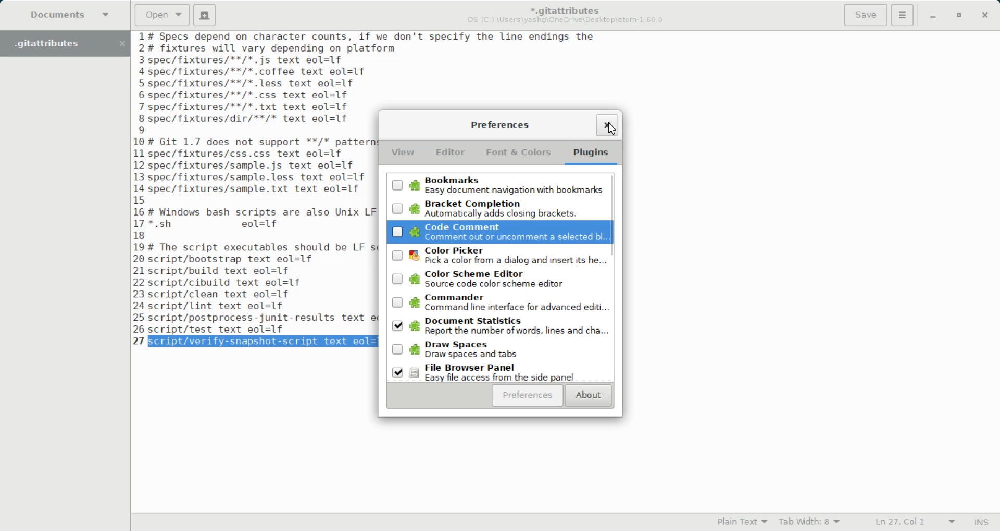 This screenshot has width=1000, height=531. Describe the element at coordinates (496, 209) in the screenshot. I see `Bracket completion: Automatically adds closing brackets` at that location.